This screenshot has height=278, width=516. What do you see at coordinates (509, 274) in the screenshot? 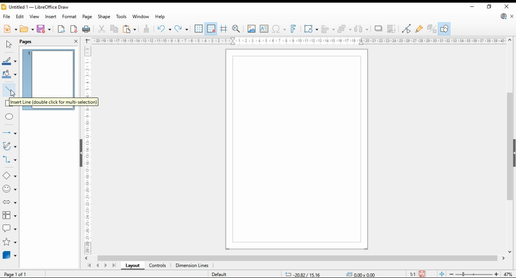
I see `zoom factor` at bounding box center [509, 274].